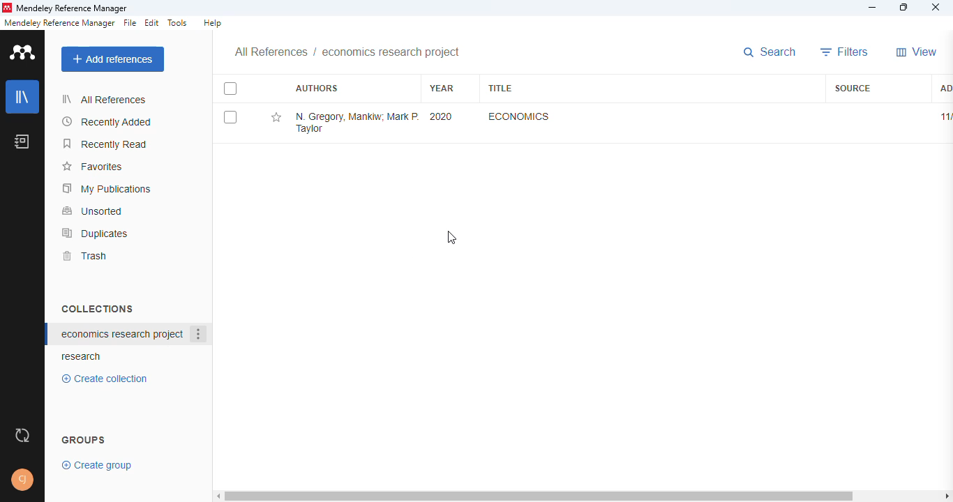 This screenshot has height=502, width=953. What do you see at coordinates (936, 8) in the screenshot?
I see `close` at bounding box center [936, 8].